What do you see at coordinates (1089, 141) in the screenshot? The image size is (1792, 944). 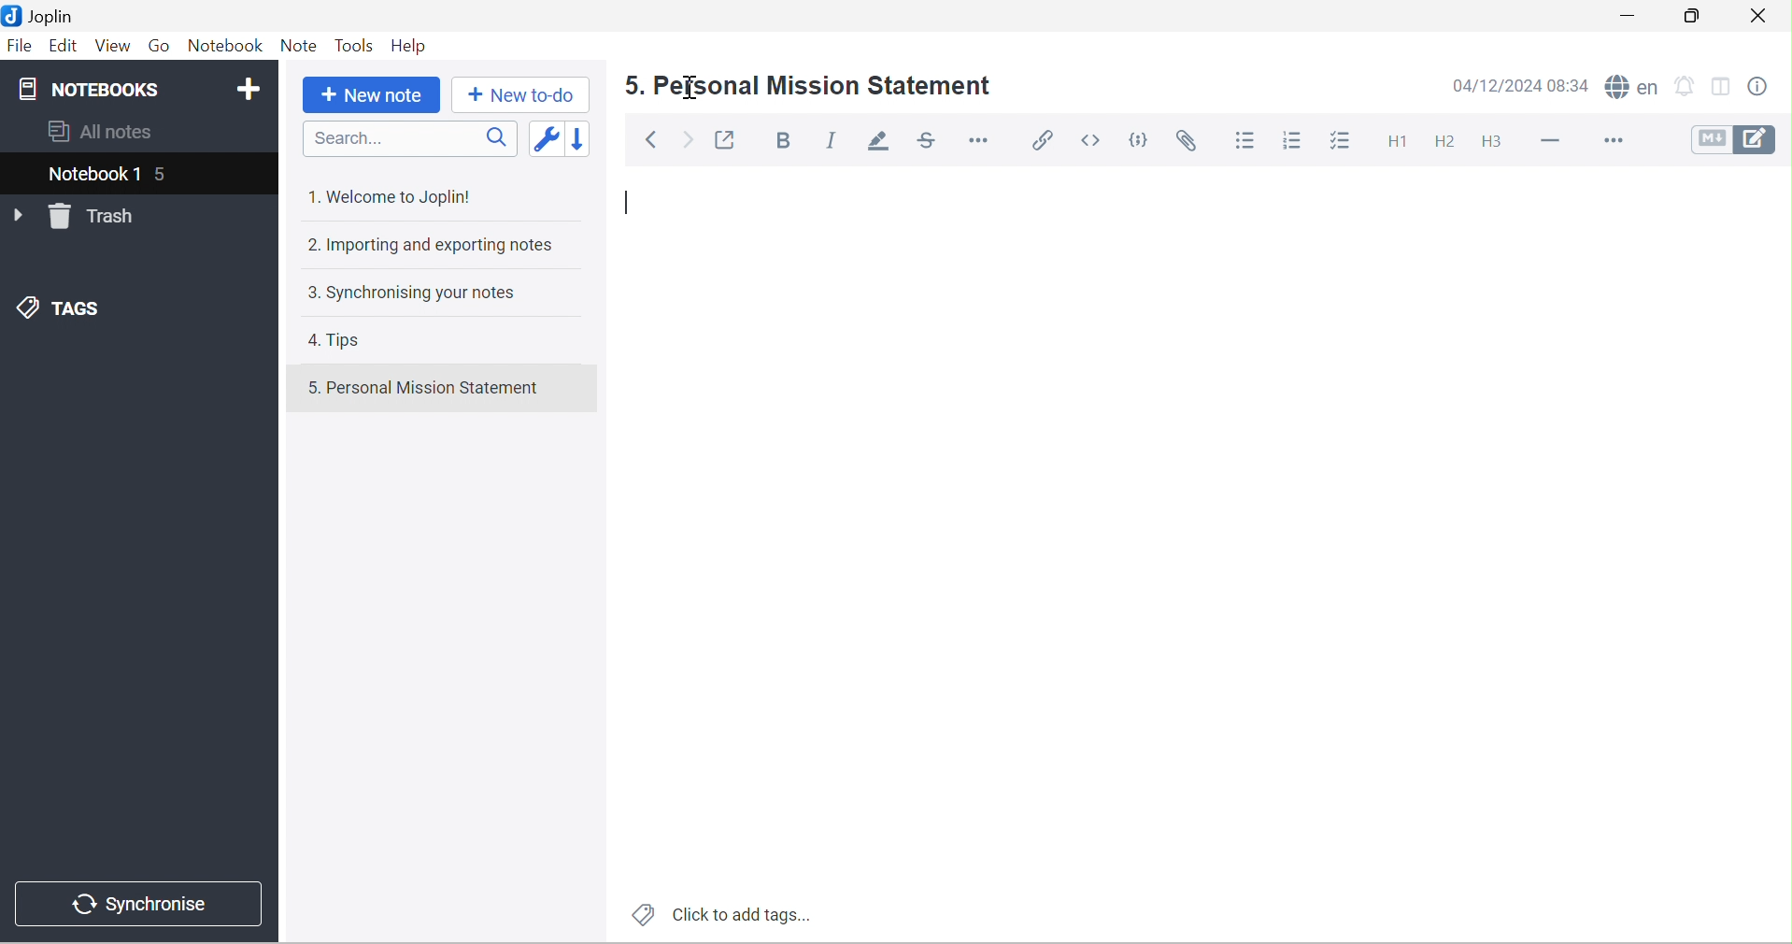 I see `Inline code` at bounding box center [1089, 141].